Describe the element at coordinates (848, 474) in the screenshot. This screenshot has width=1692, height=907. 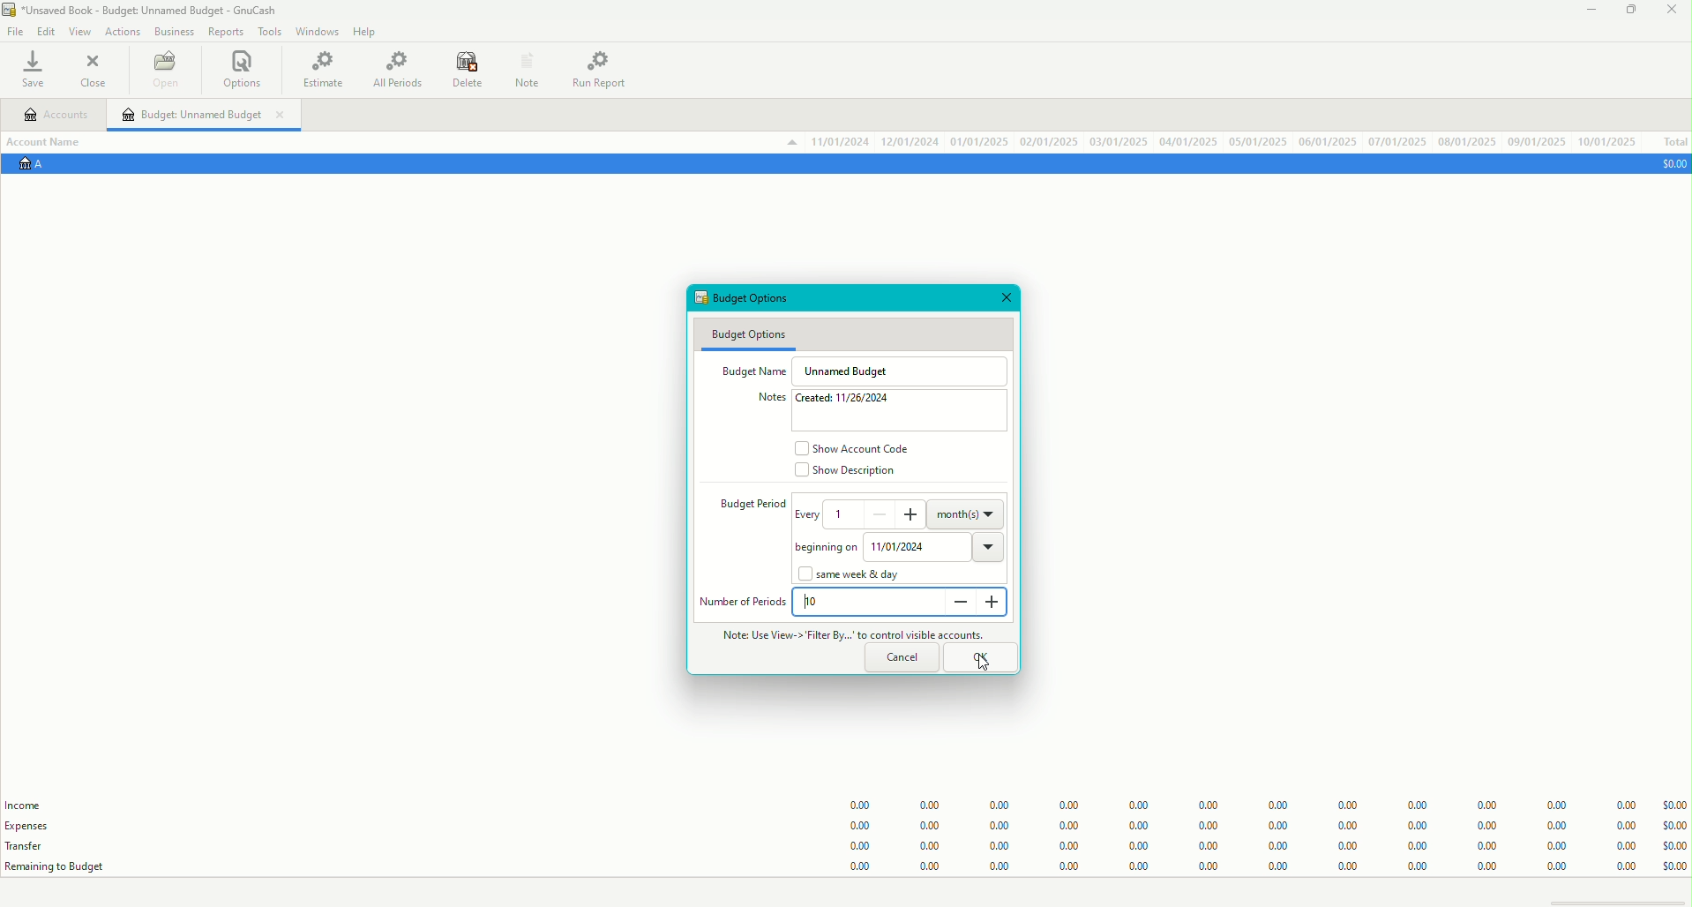
I see `Show Description` at that location.